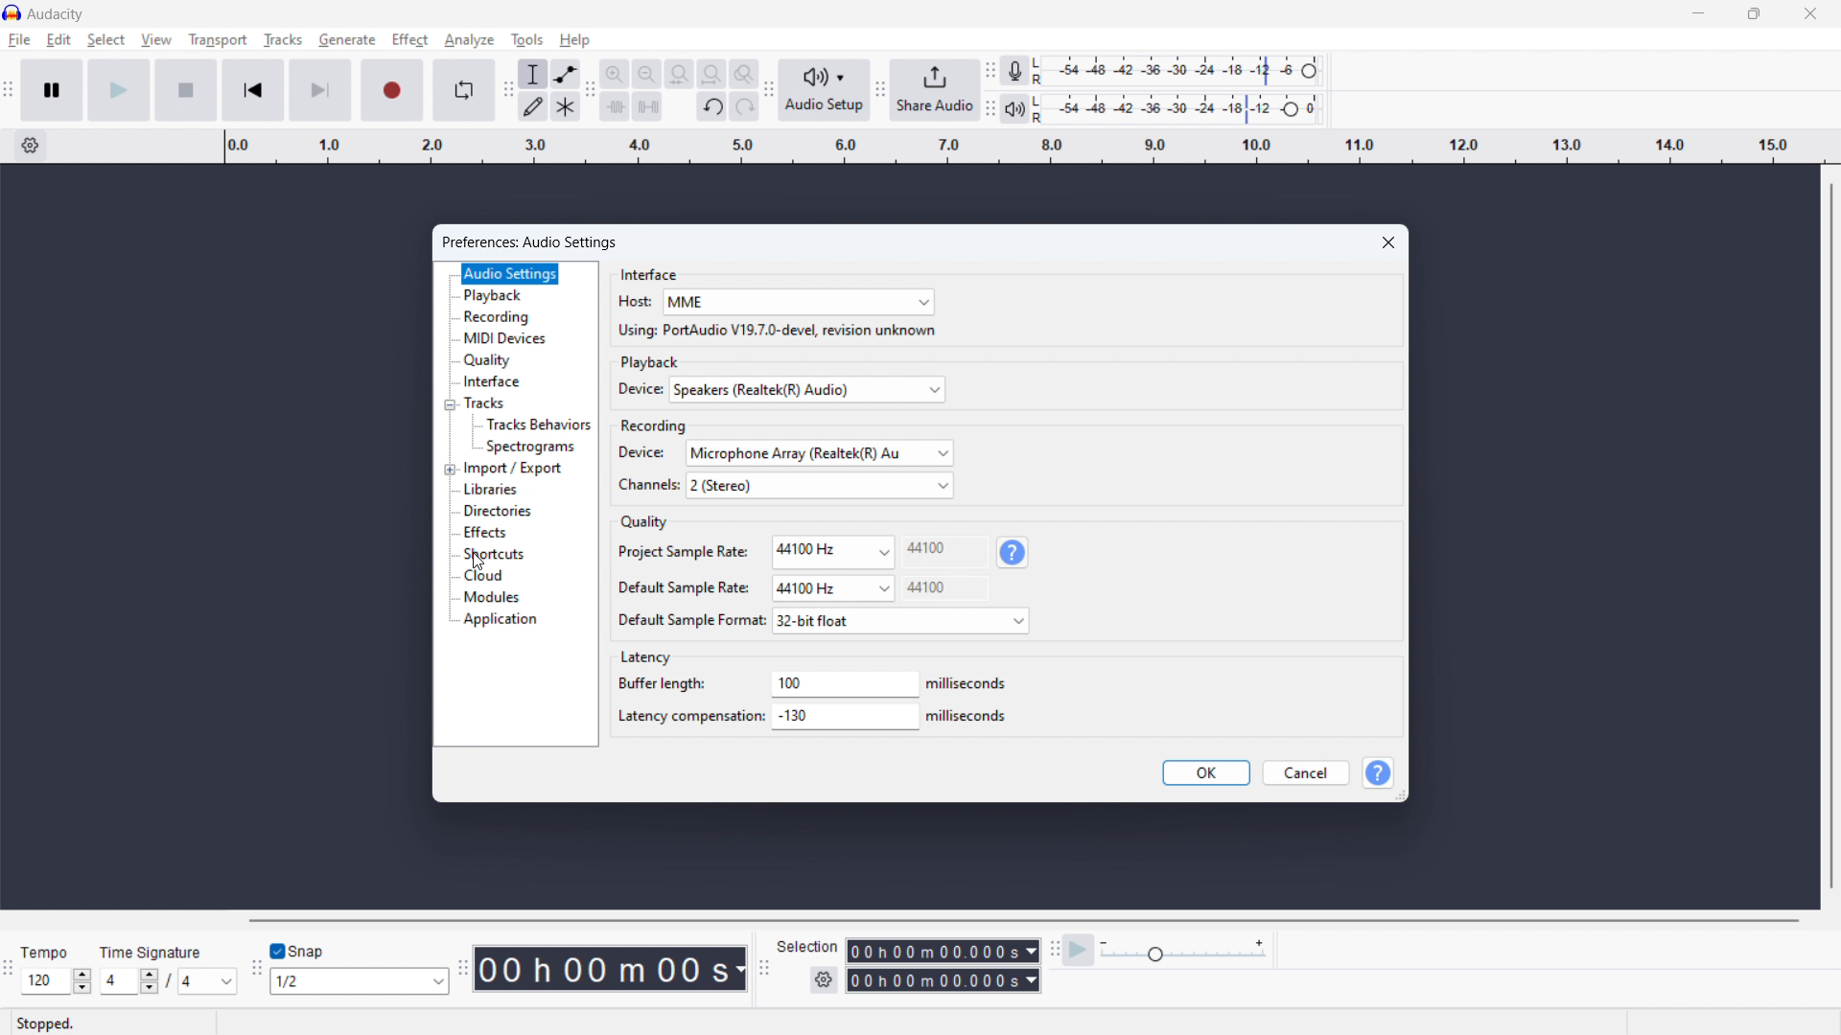  I want to click on tracks, so click(486, 402).